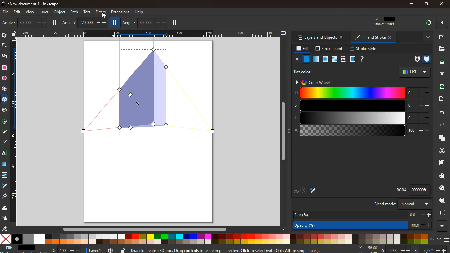 Image resolution: width=450 pixels, height=253 pixels. What do you see at coordinates (304, 72) in the screenshot?
I see `flat color` at bounding box center [304, 72].